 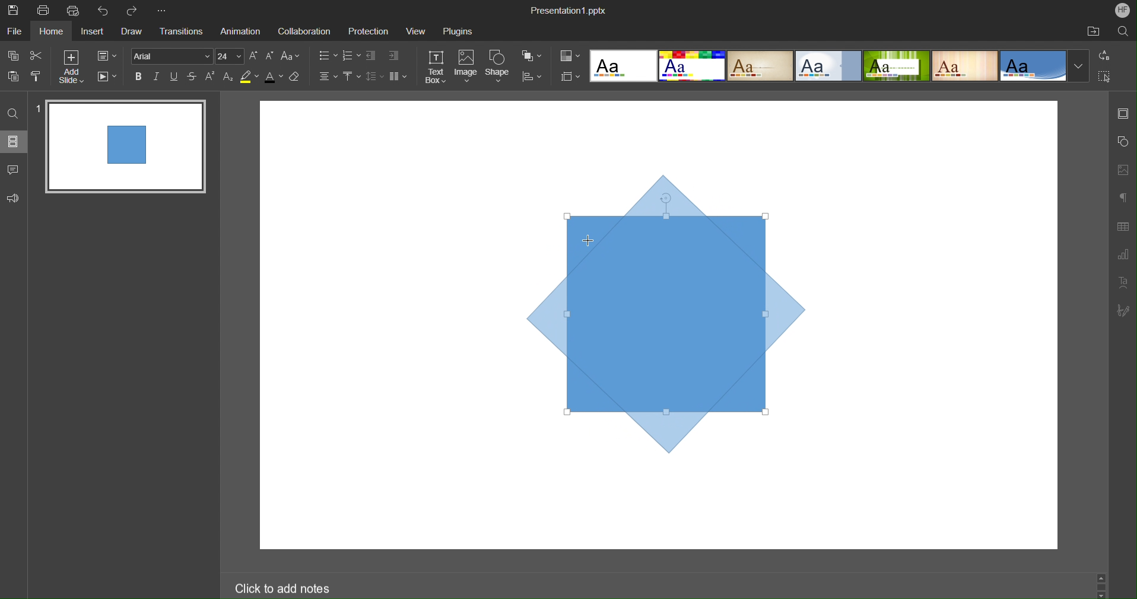 I want to click on Select All, so click(x=1105, y=76).